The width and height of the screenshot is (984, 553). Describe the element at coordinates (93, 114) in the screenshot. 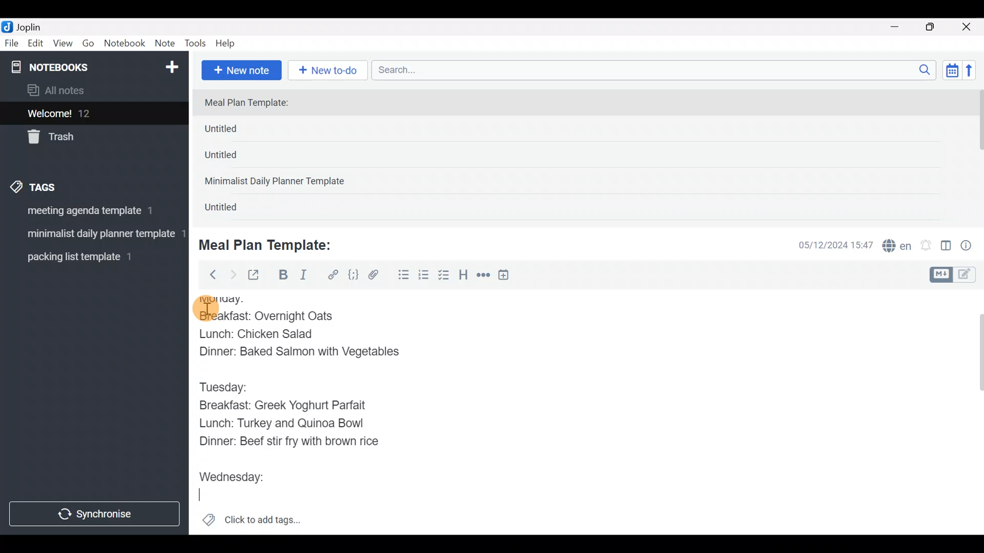

I see `Welcome!` at that location.